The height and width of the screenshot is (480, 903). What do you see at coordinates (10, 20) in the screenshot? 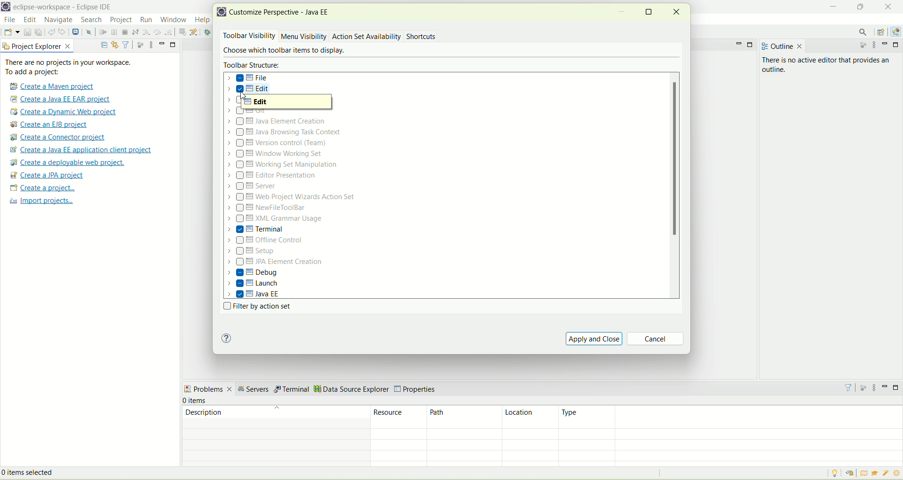
I see `file` at bounding box center [10, 20].